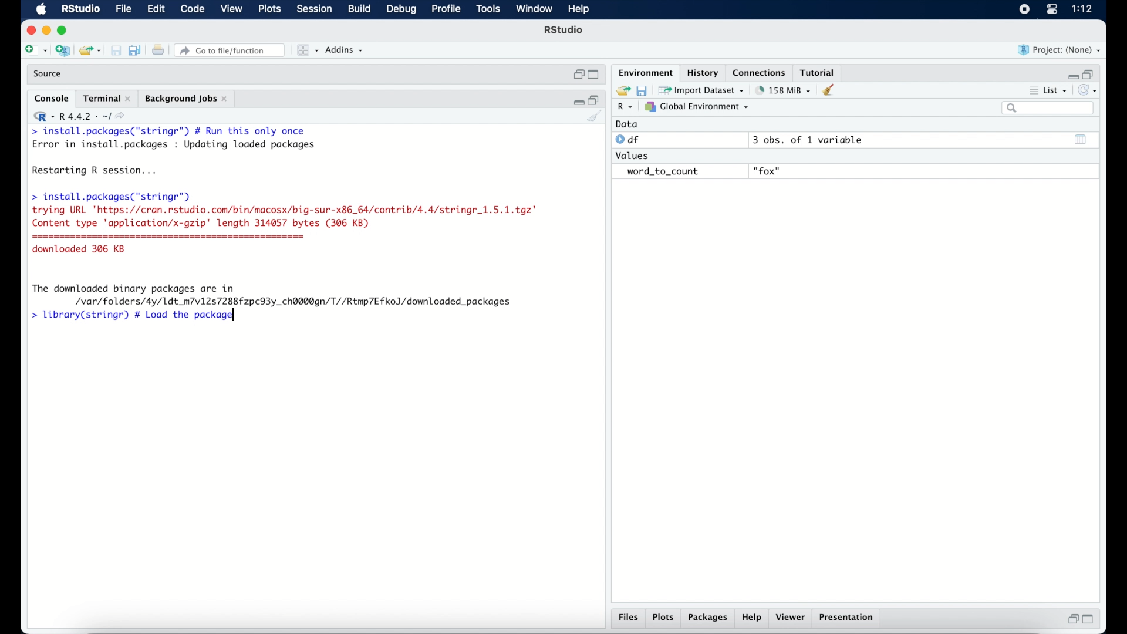 This screenshot has height=634, width=1127. Describe the element at coordinates (595, 75) in the screenshot. I see `maximize` at that location.